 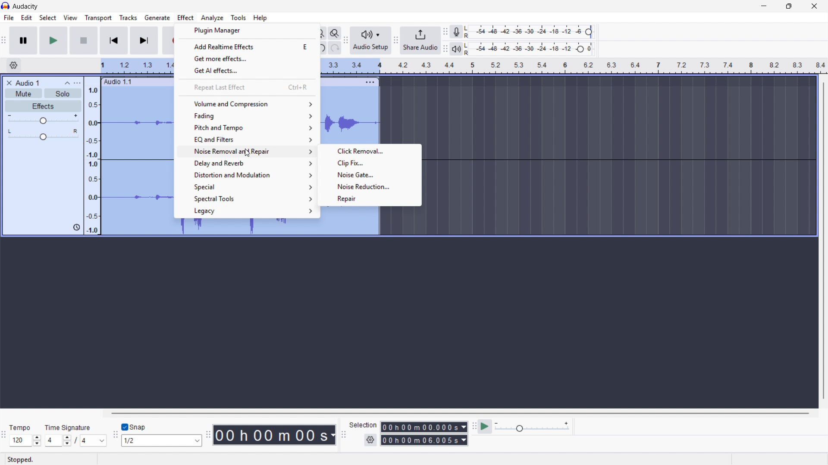 I want to click on Repair, so click(x=370, y=199).